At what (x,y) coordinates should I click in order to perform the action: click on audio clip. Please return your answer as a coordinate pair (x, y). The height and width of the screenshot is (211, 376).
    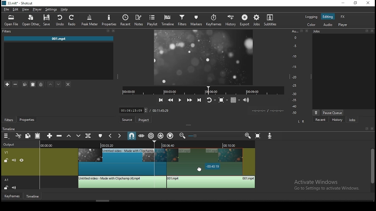
    Looking at the image, I should click on (211, 182).